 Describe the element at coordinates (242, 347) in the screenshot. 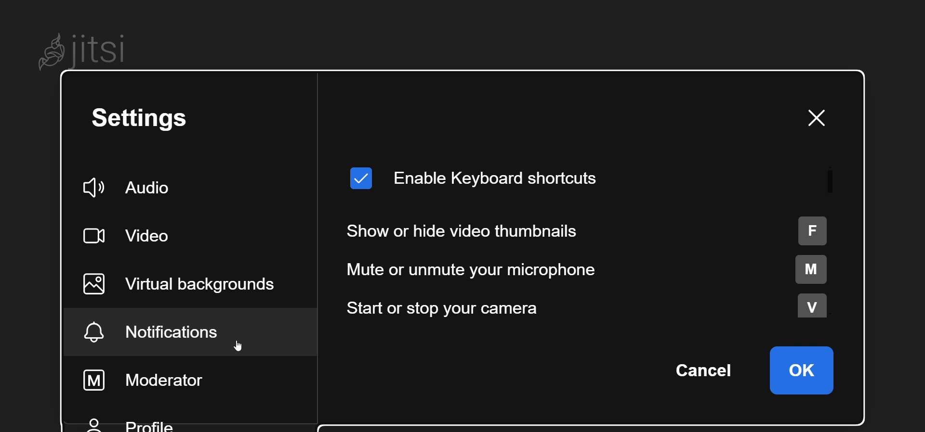

I see `cursor` at that location.